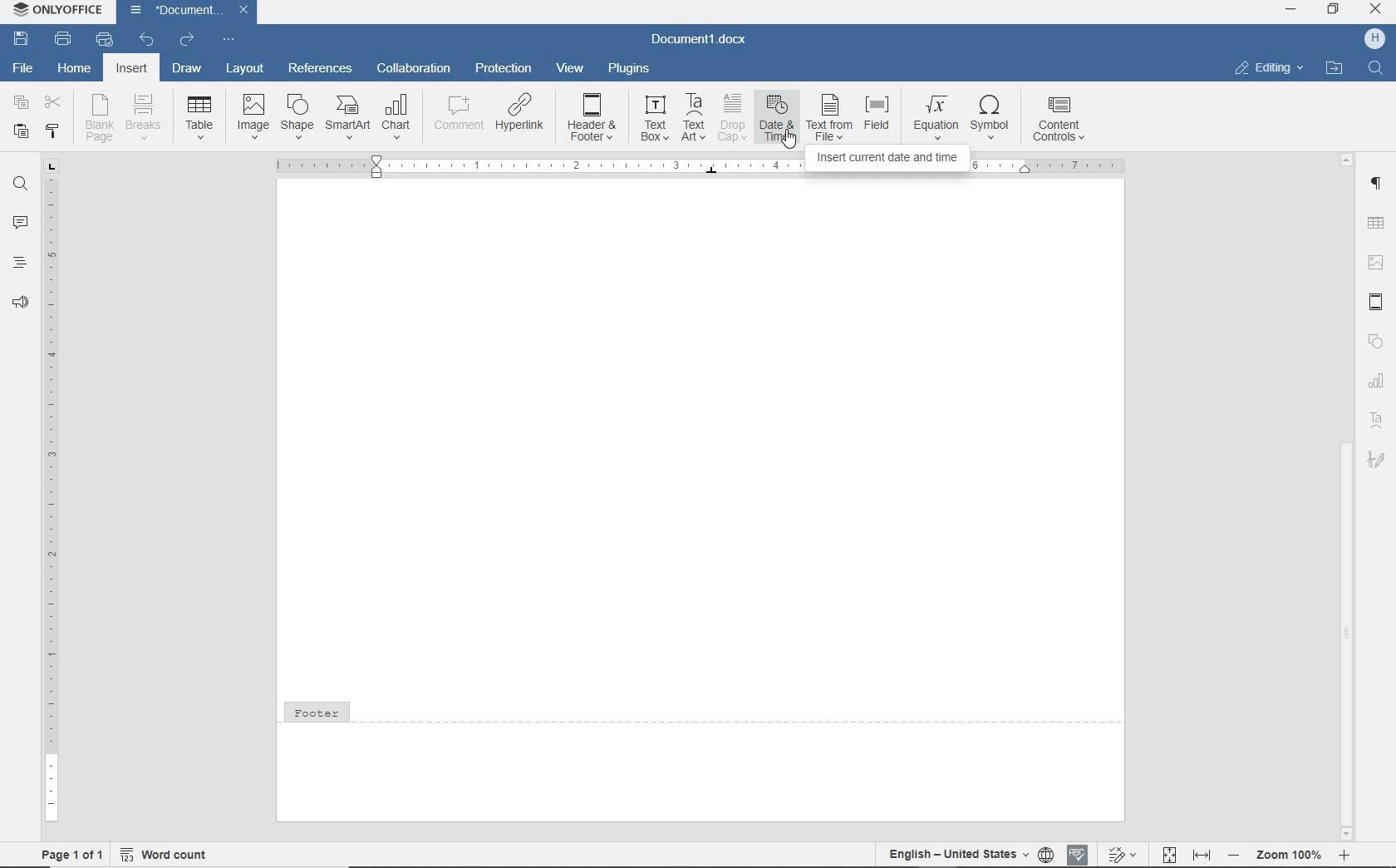 This screenshot has width=1396, height=868. I want to click on ONLYOFFICE, so click(55, 12).